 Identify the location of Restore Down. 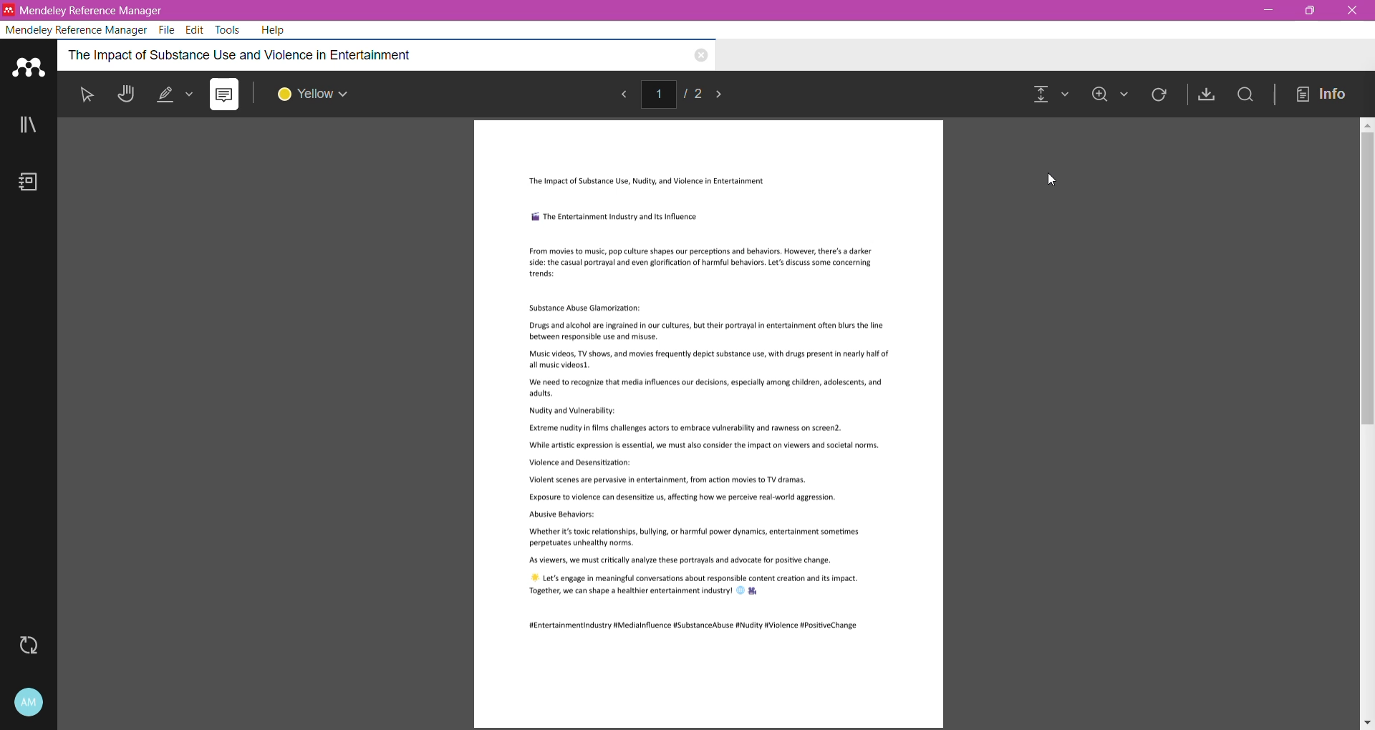
(1311, 10).